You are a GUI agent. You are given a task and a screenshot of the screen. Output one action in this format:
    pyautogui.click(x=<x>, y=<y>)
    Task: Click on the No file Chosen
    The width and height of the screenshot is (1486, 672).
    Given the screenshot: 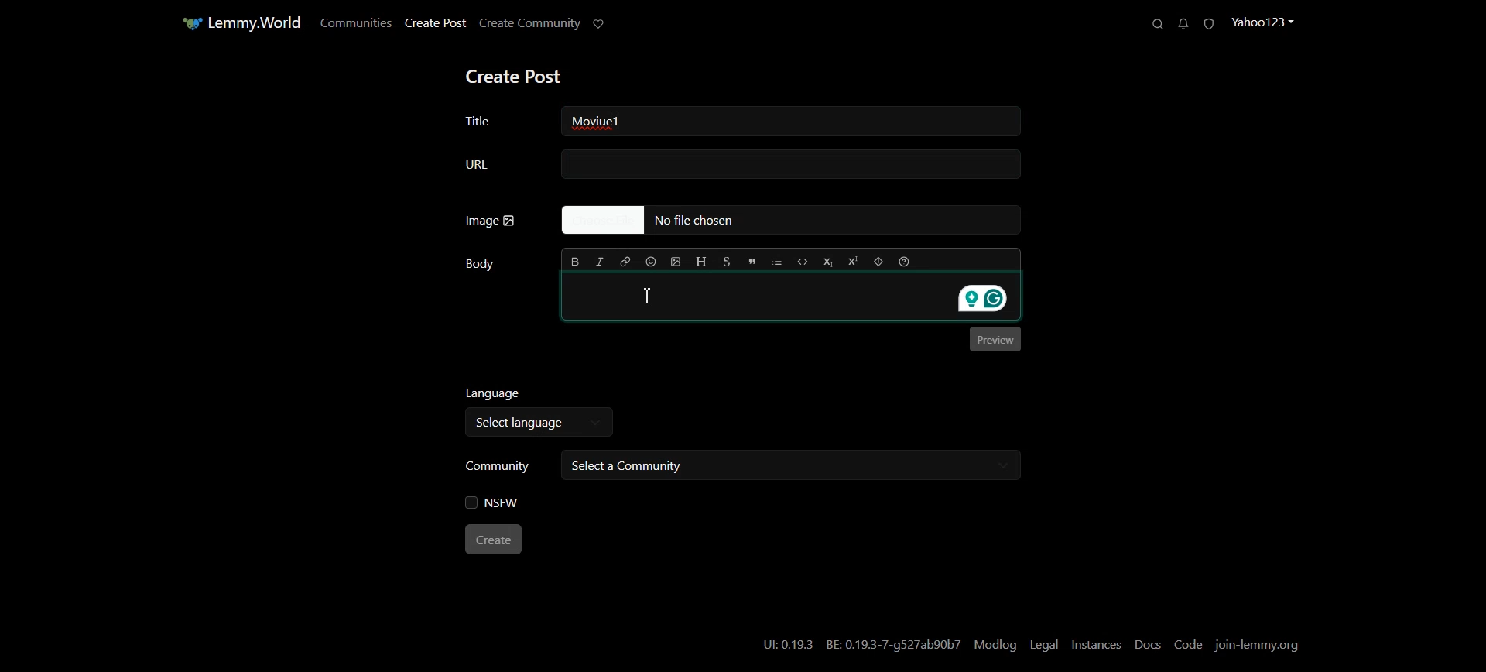 What is the action you would take?
    pyautogui.click(x=789, y=221)
    